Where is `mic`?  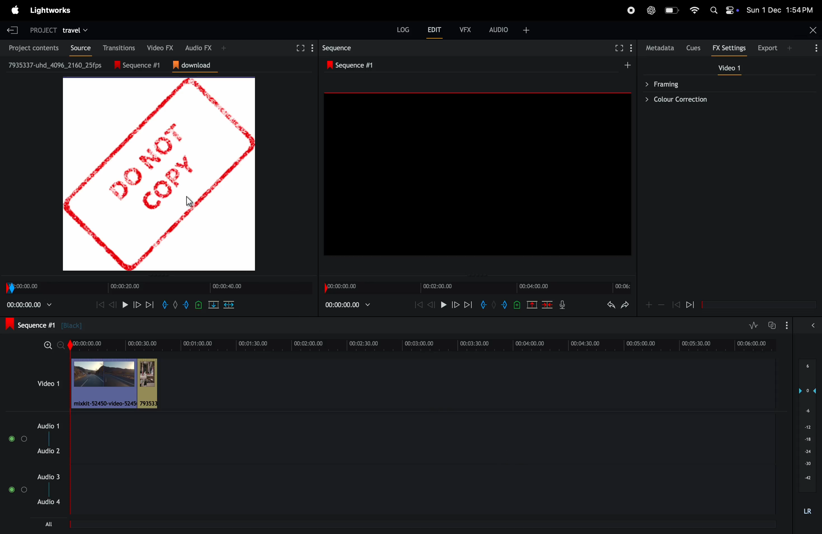 mic is located at coordinates (562, 304).